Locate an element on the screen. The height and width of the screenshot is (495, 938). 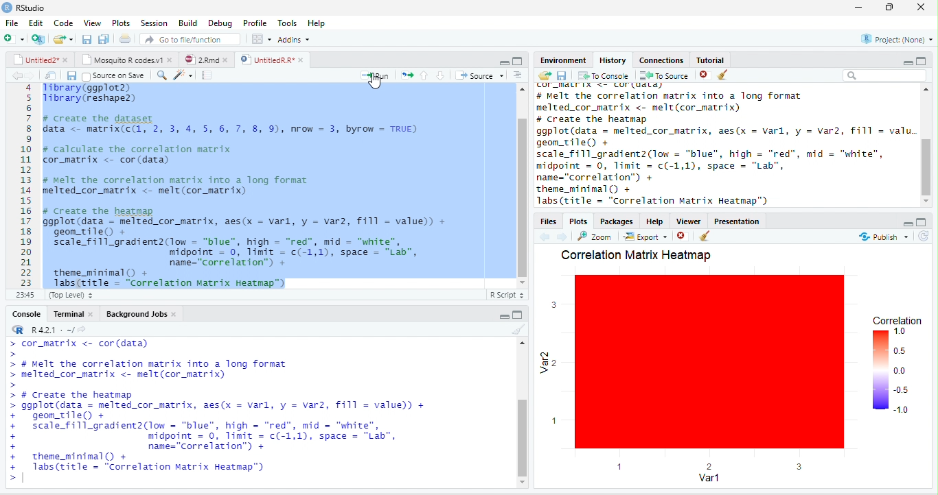
2Rnd is located at coordinates (203, 59).